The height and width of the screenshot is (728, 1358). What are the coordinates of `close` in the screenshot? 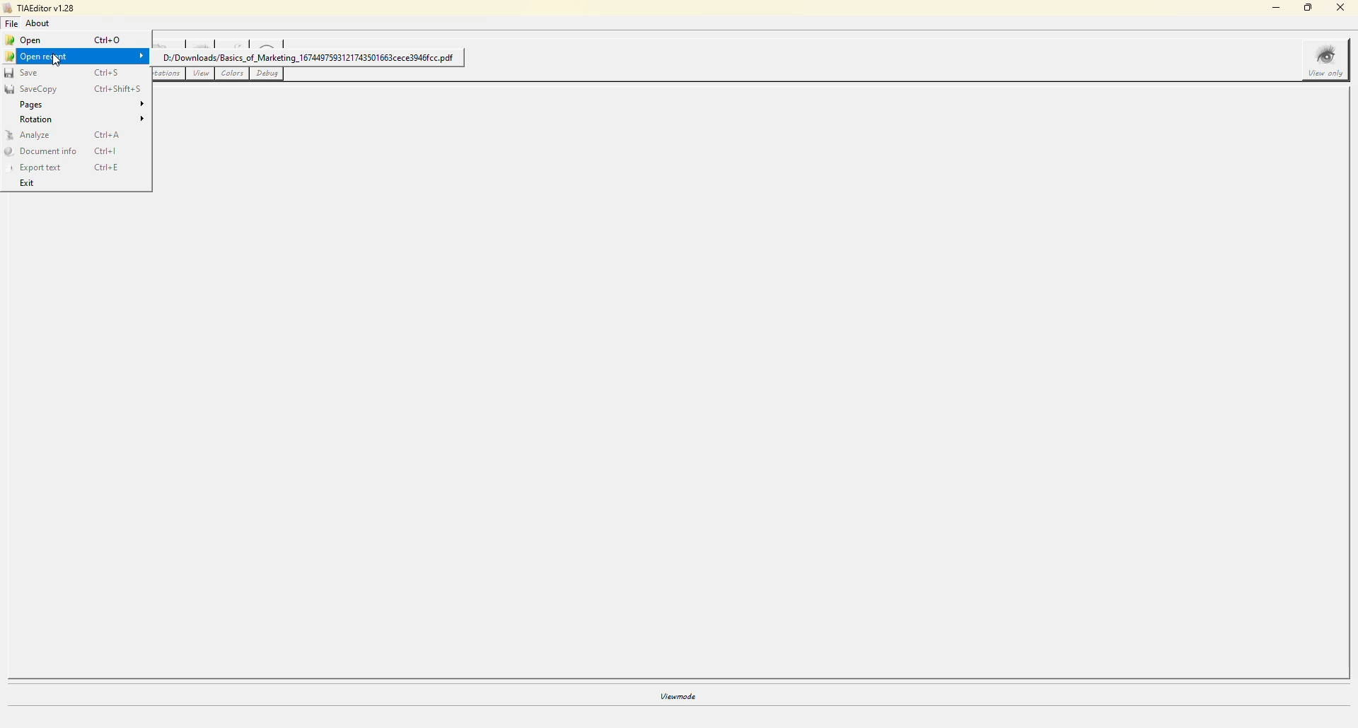 It's located at (1341, 8).